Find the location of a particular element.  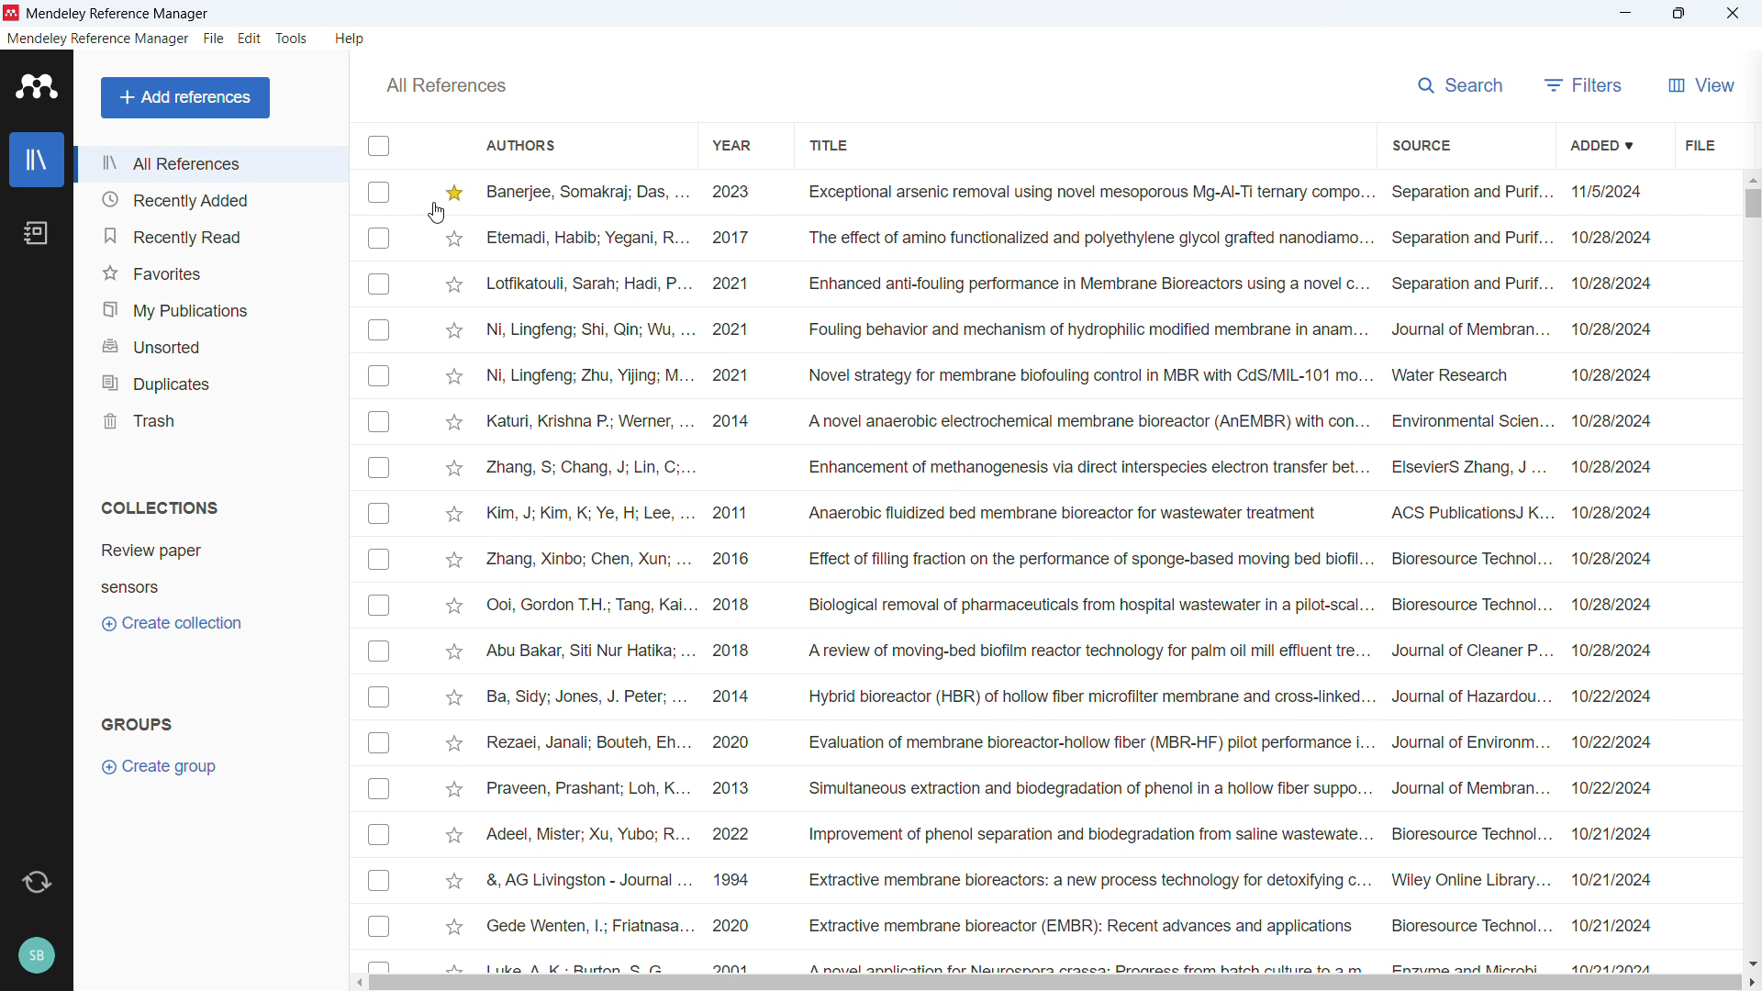

View  is located at coordinates (1701, 84).